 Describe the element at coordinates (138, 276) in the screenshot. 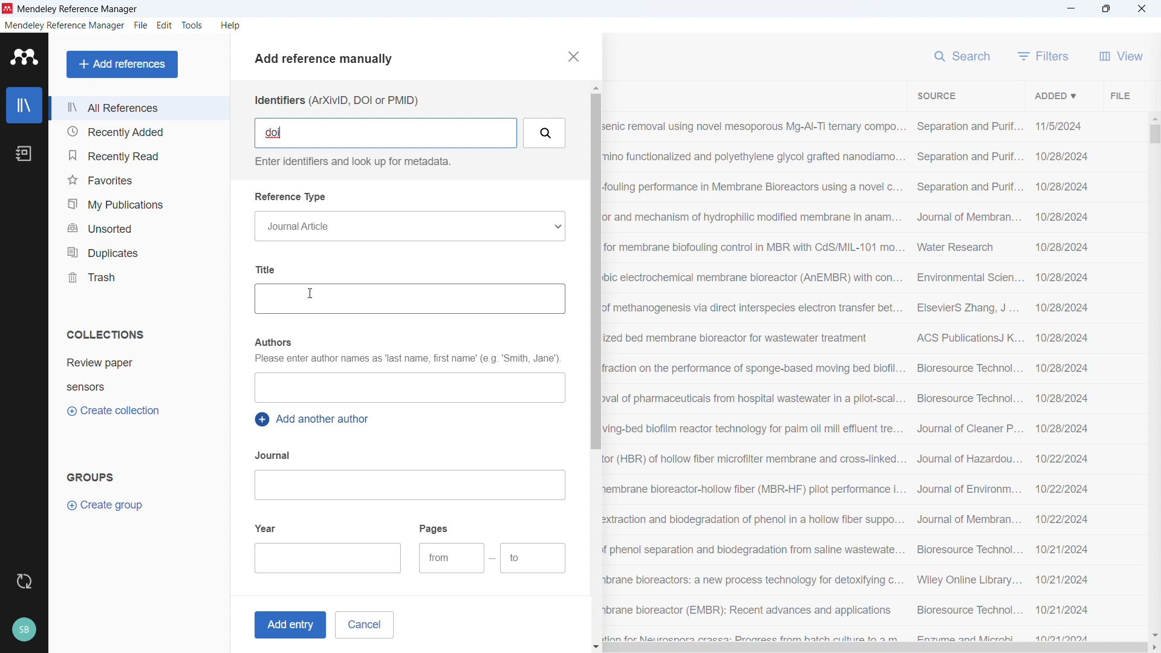

I see `Trash ` at that location.